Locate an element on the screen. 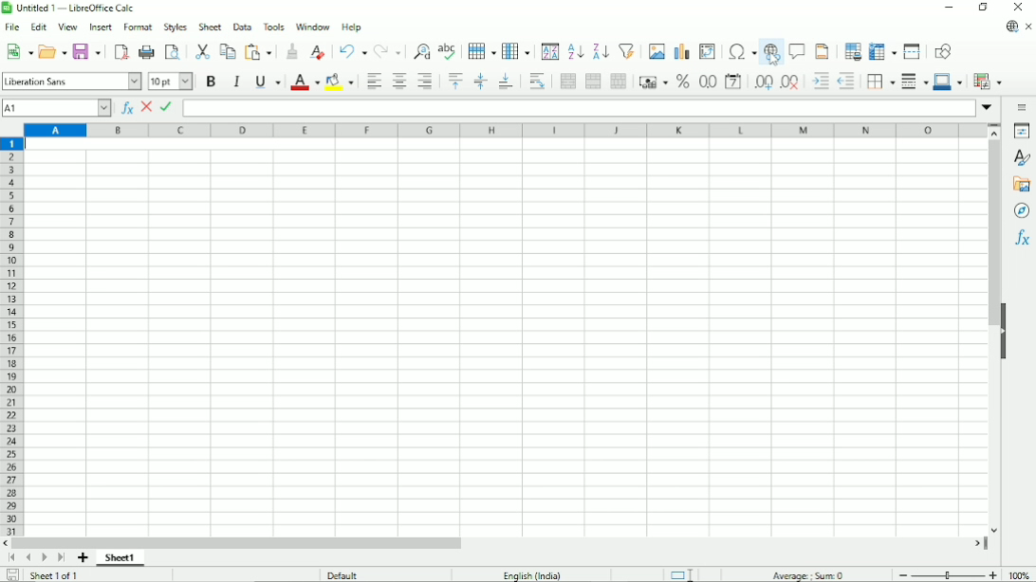  Open is located at coordinates (52, 50).